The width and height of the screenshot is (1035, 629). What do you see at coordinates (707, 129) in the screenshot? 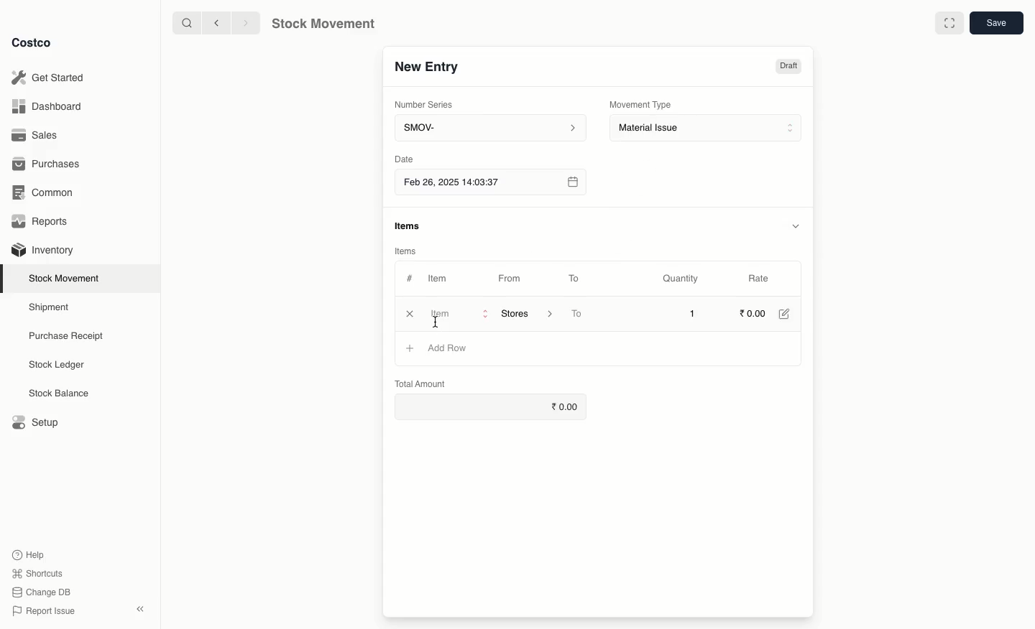
I see `Material Issue` at bounding box center [707, 129].